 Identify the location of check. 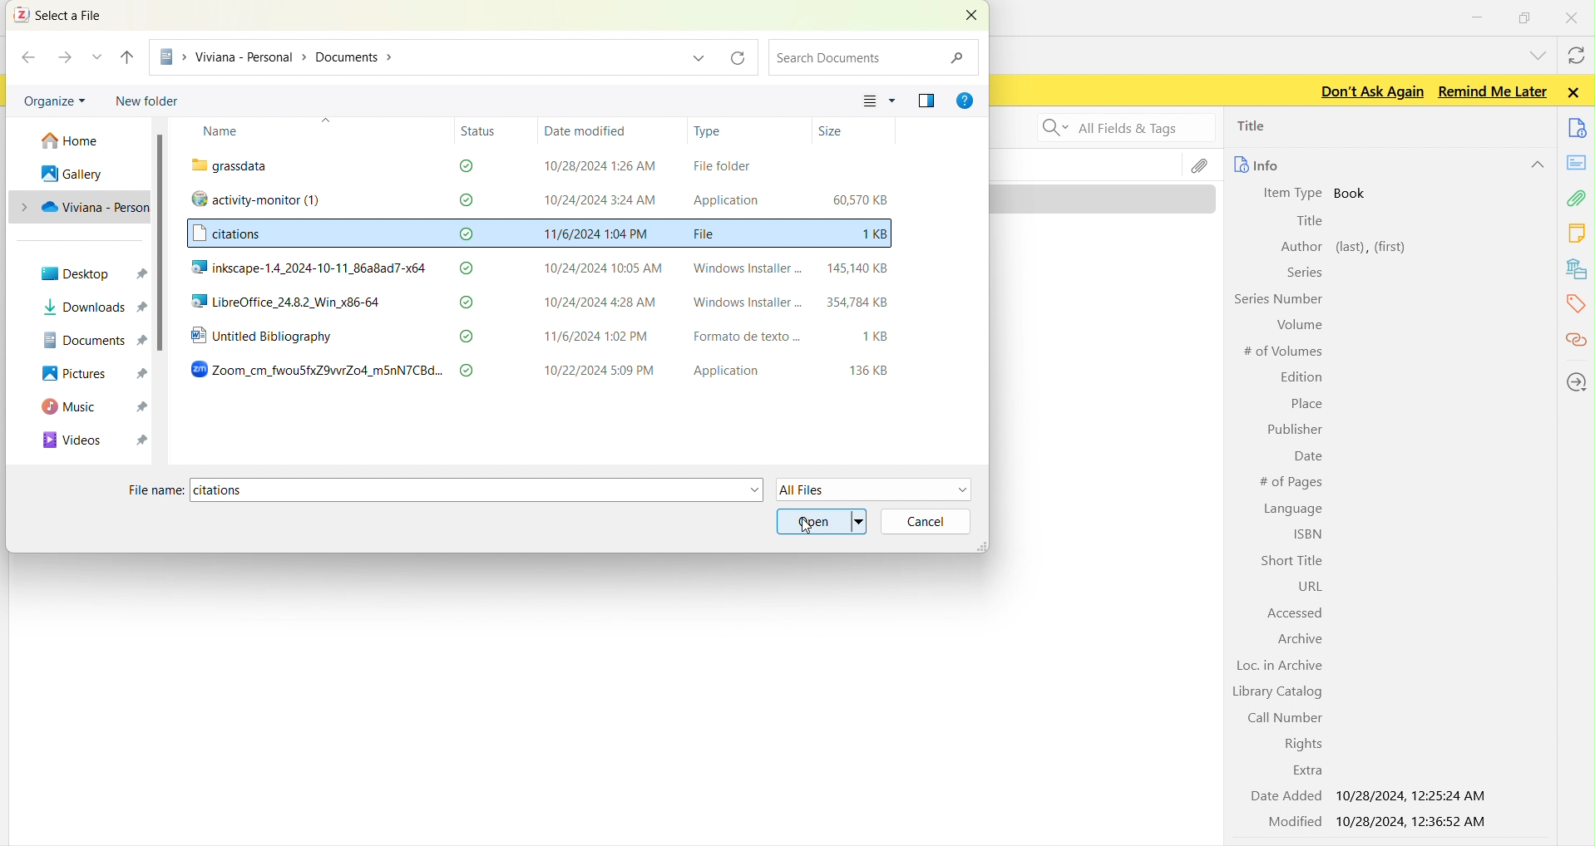
(465, 165).